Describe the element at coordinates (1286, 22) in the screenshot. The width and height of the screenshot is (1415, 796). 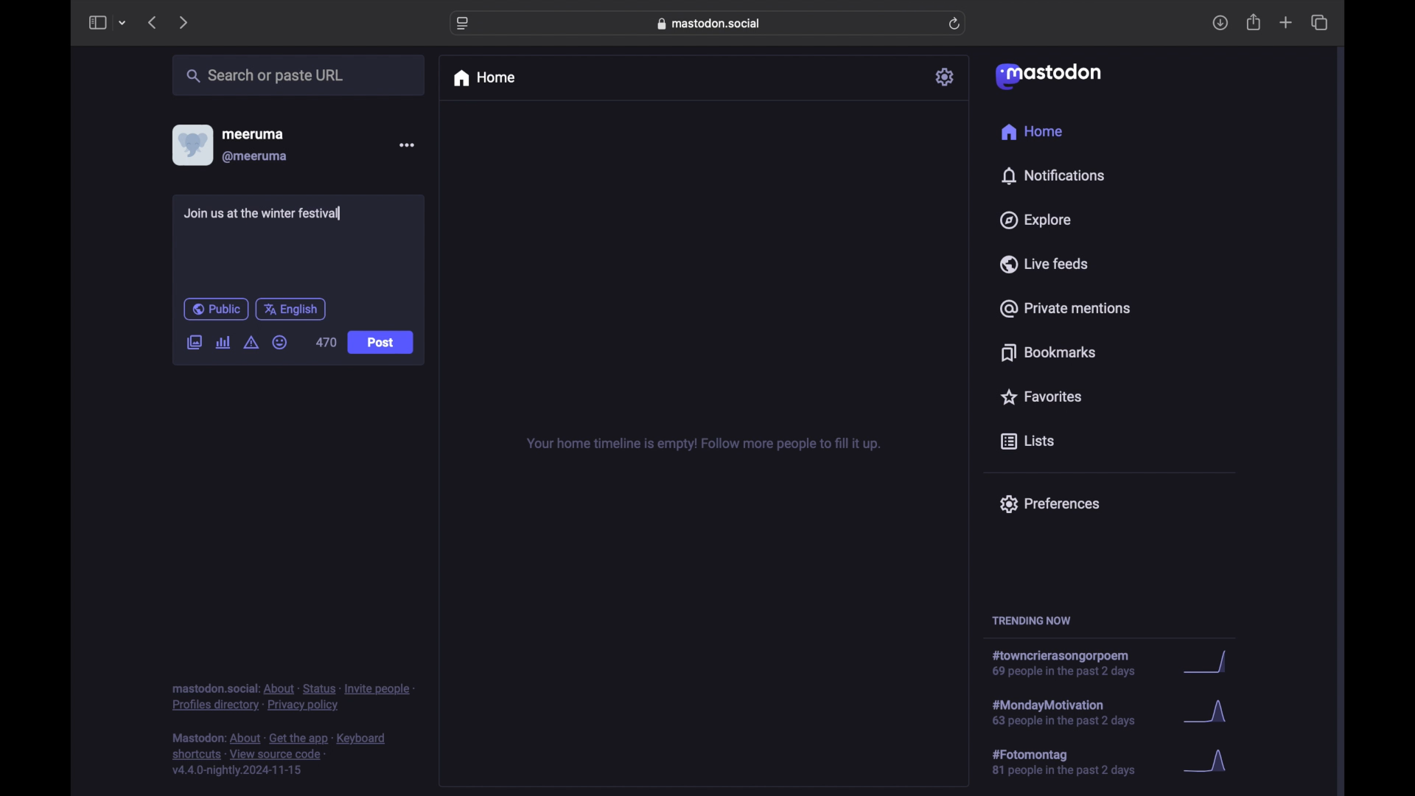
I see `new tab` at that location.